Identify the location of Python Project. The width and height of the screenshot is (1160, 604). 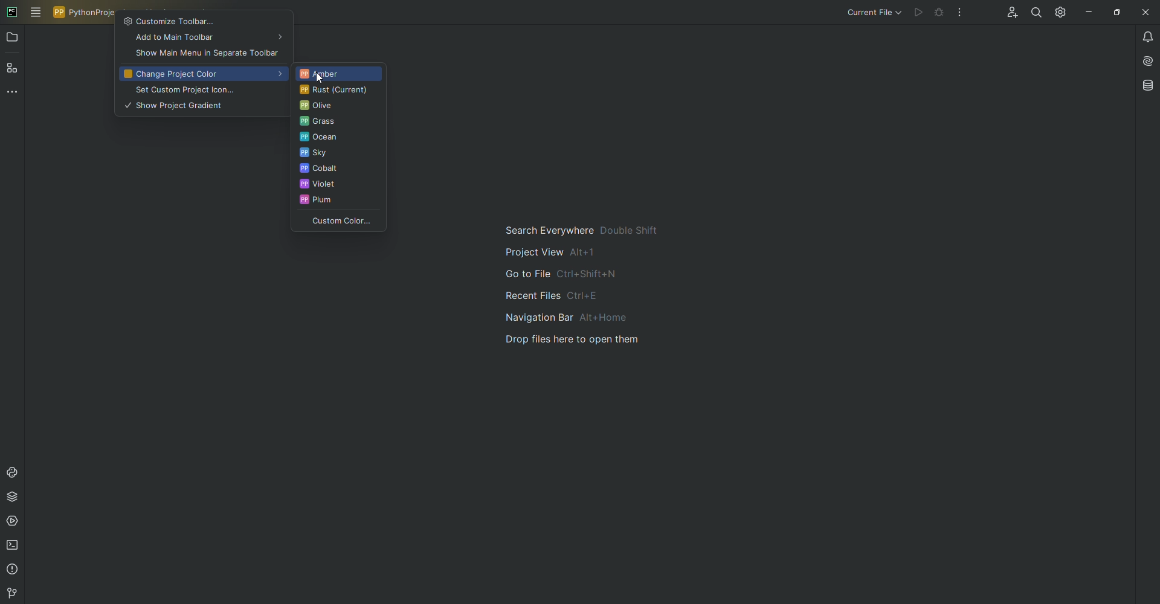
(86, 12).